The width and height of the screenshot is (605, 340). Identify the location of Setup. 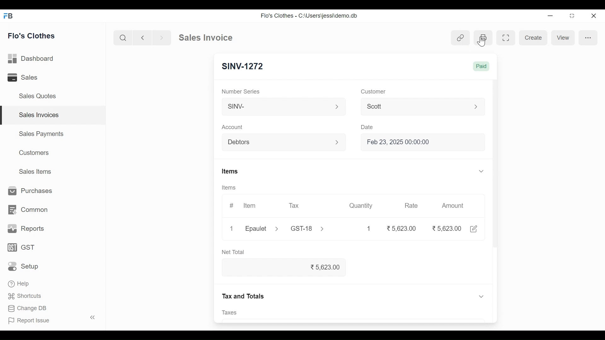
(23, 266).